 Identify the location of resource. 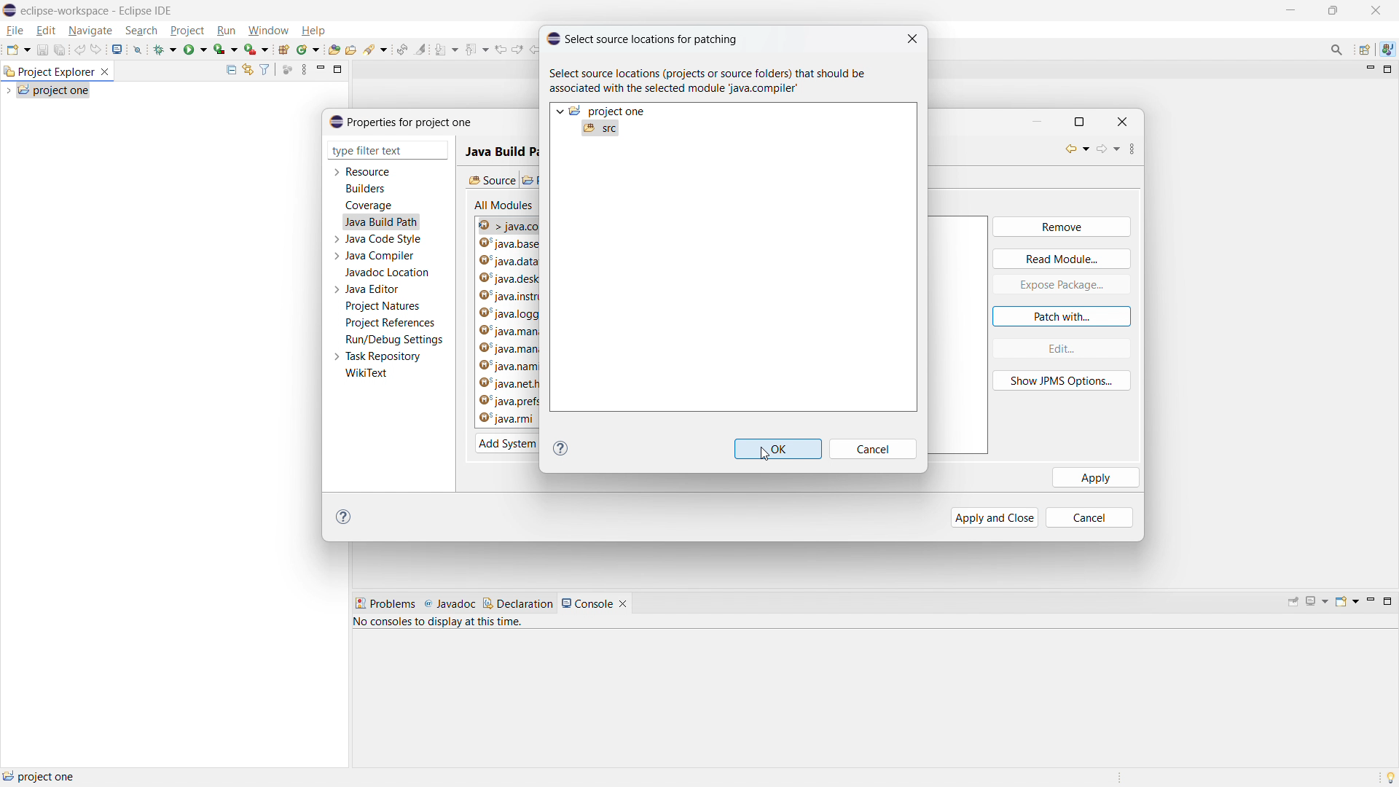
(369, 171).